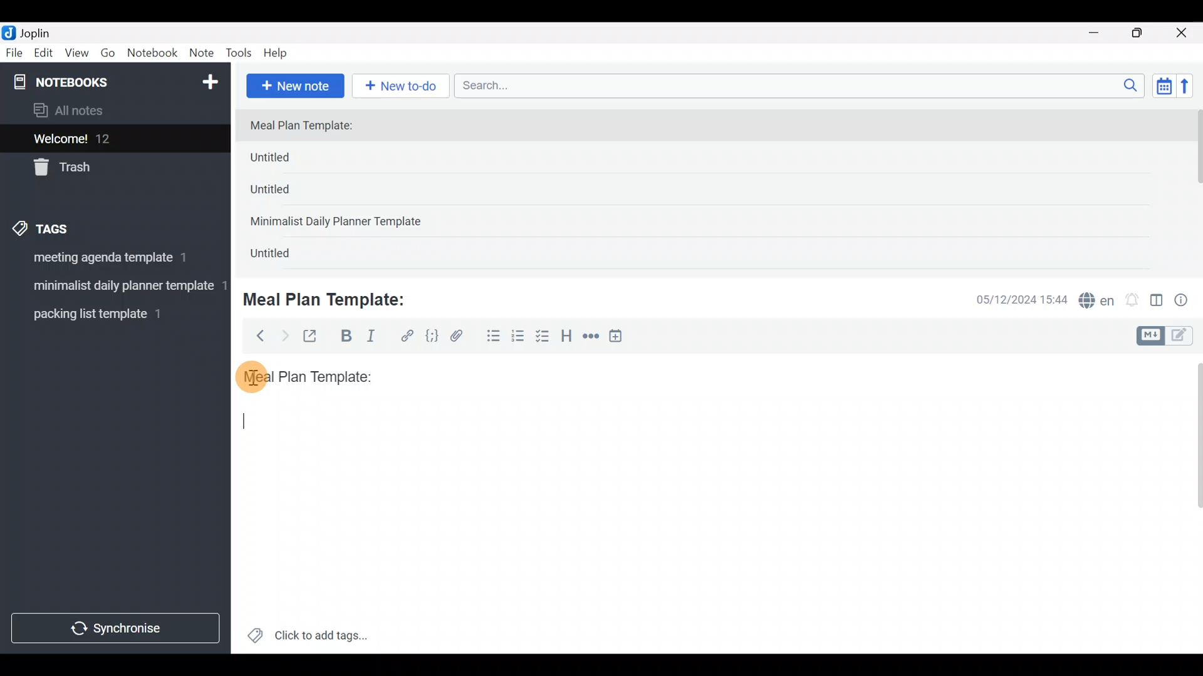 The image size is (1203, 676). Describe the element at coordinates (622, 338) in the screenshot. I see `Insert time` at that location.